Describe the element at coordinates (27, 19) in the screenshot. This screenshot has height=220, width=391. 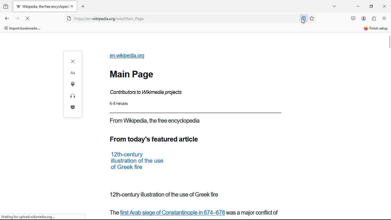
I see `refresh` at that location.